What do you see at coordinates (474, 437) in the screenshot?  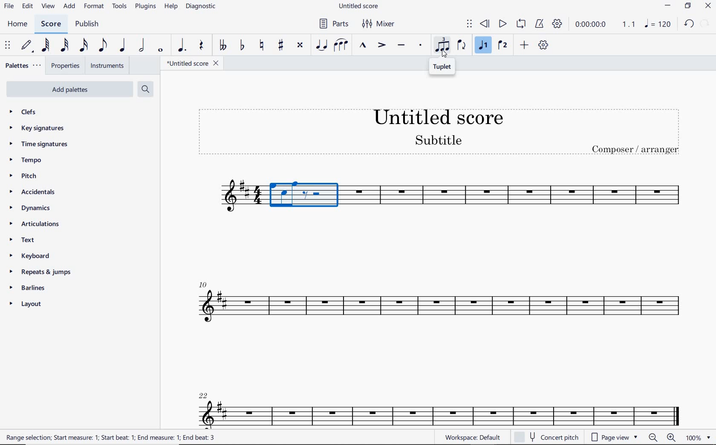 I see `WORKSPACE: DEFAULT` at bounding box center [474, 437].